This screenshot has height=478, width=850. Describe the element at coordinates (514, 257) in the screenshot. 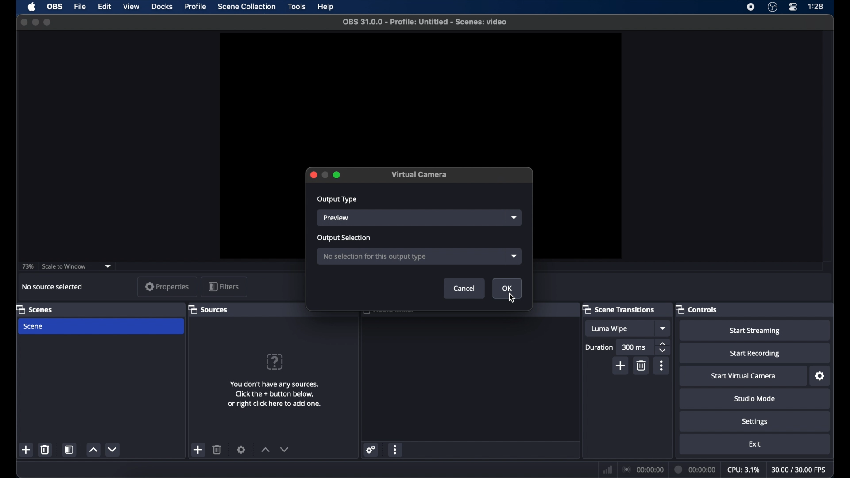

I see `dropdown` at that location.